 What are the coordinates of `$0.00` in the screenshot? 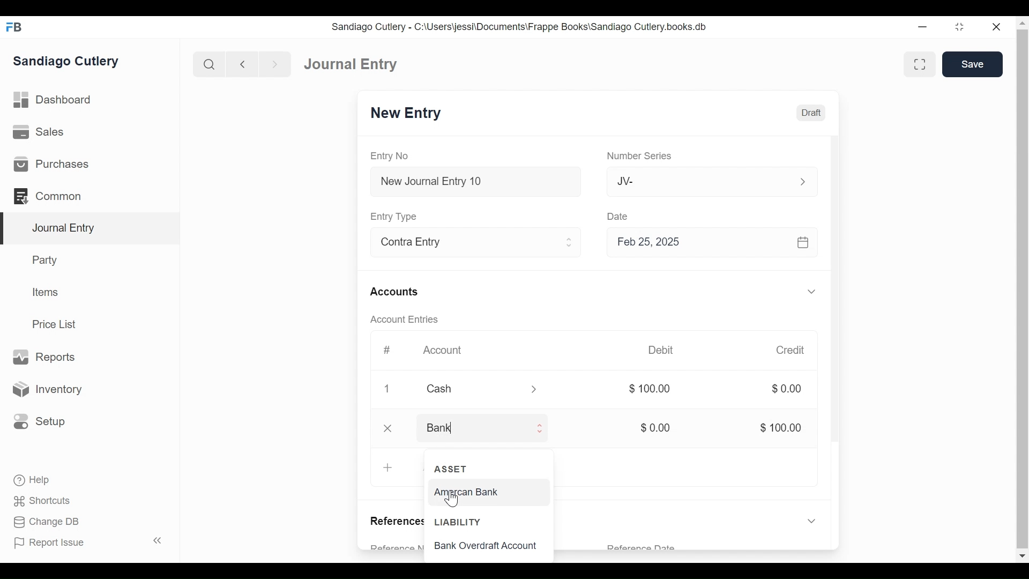 It's located at (786, 390).